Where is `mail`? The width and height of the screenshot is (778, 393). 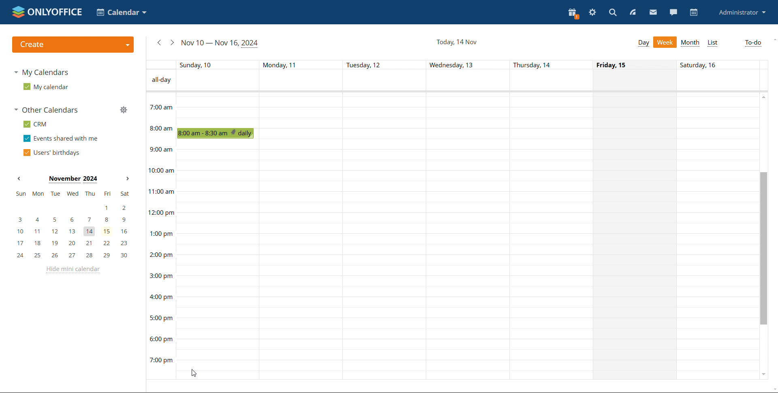 mail is located at coordinates (653, 12).